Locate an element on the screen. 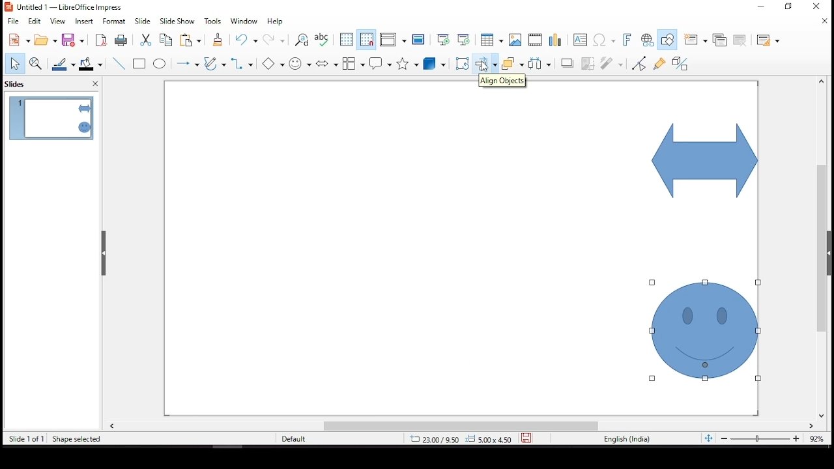  align objects is located at coordinates (484, 64).